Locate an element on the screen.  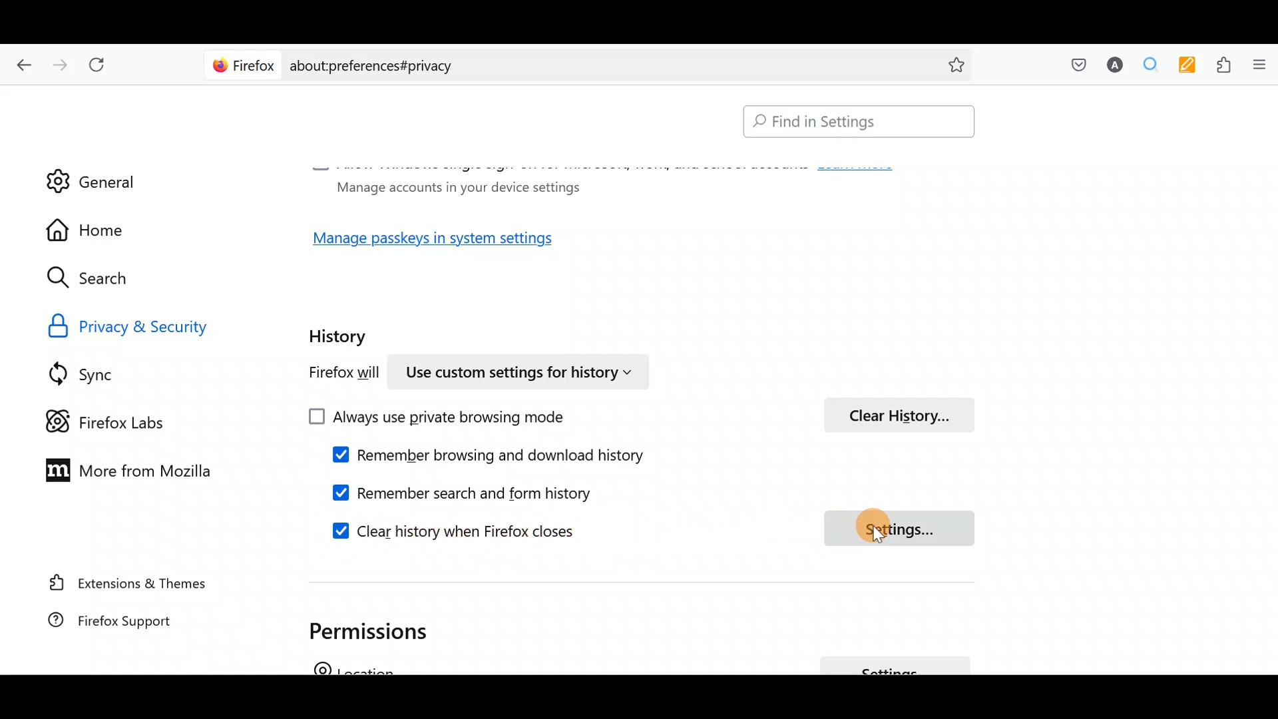
Home is located at coordinates (99, 230).